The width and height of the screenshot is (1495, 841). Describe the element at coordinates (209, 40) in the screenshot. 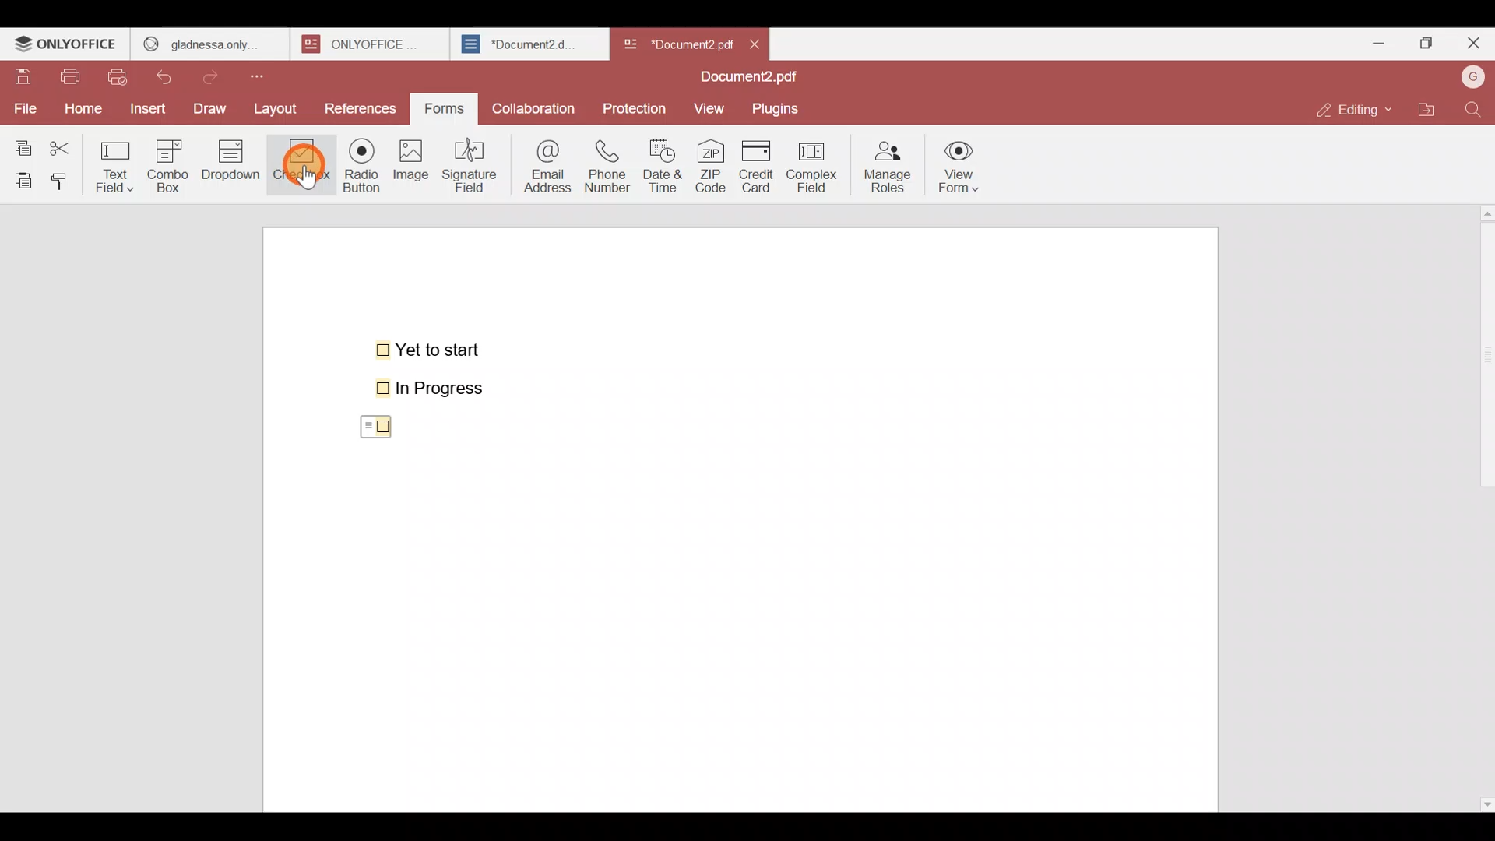

I see `gladness only` at that location.